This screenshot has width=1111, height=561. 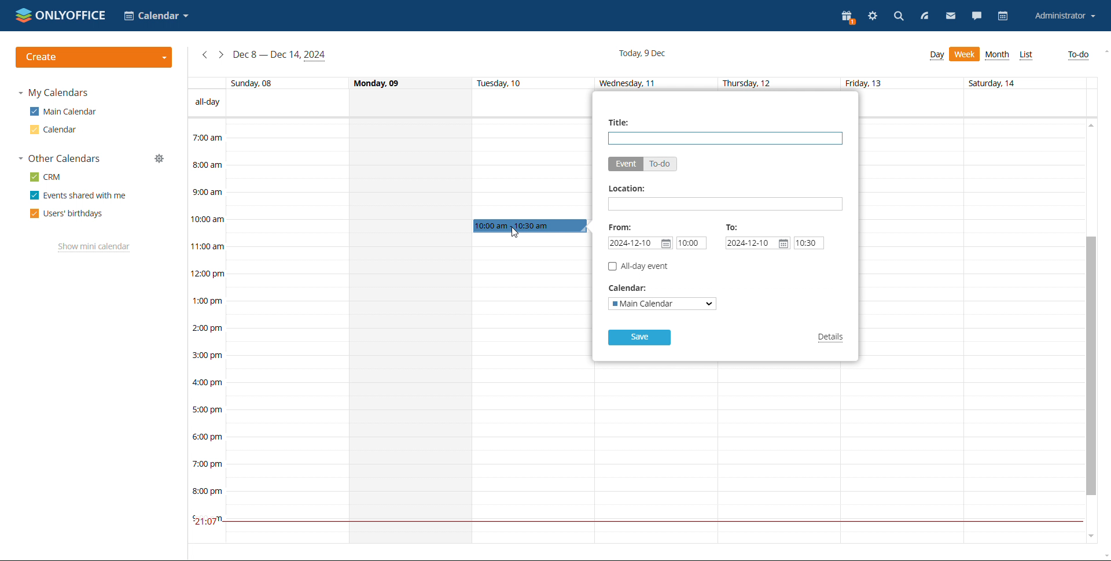 What do you see at coordinates (660, 164) in the screenshot?
I see `to-do` at bounding box center [660, 164].